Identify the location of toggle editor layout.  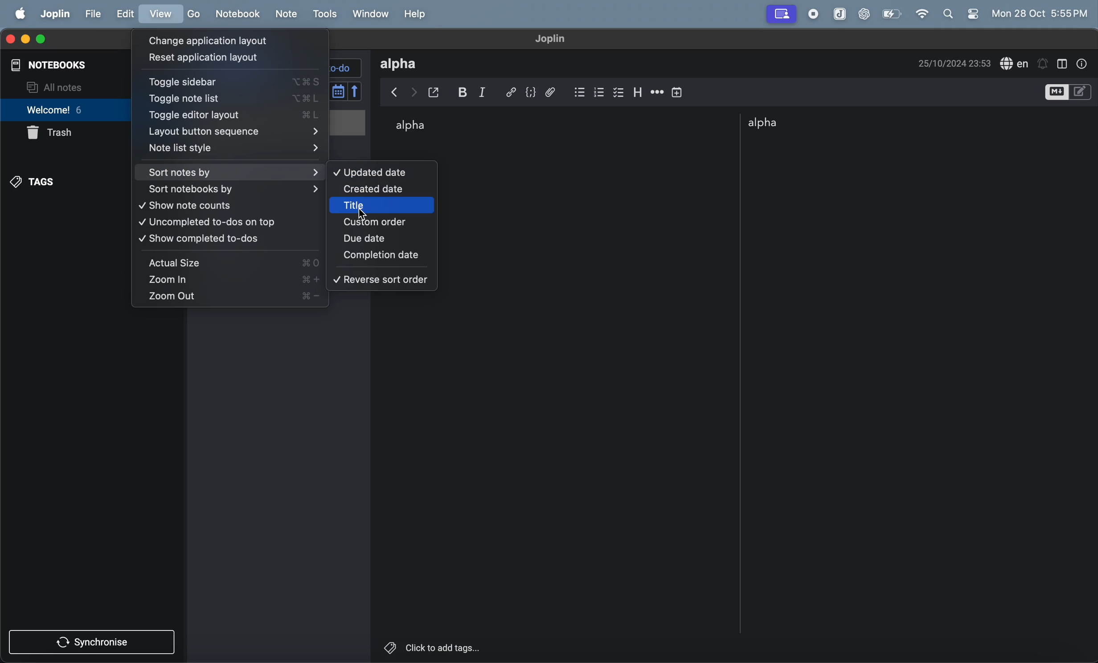
(238, 116).